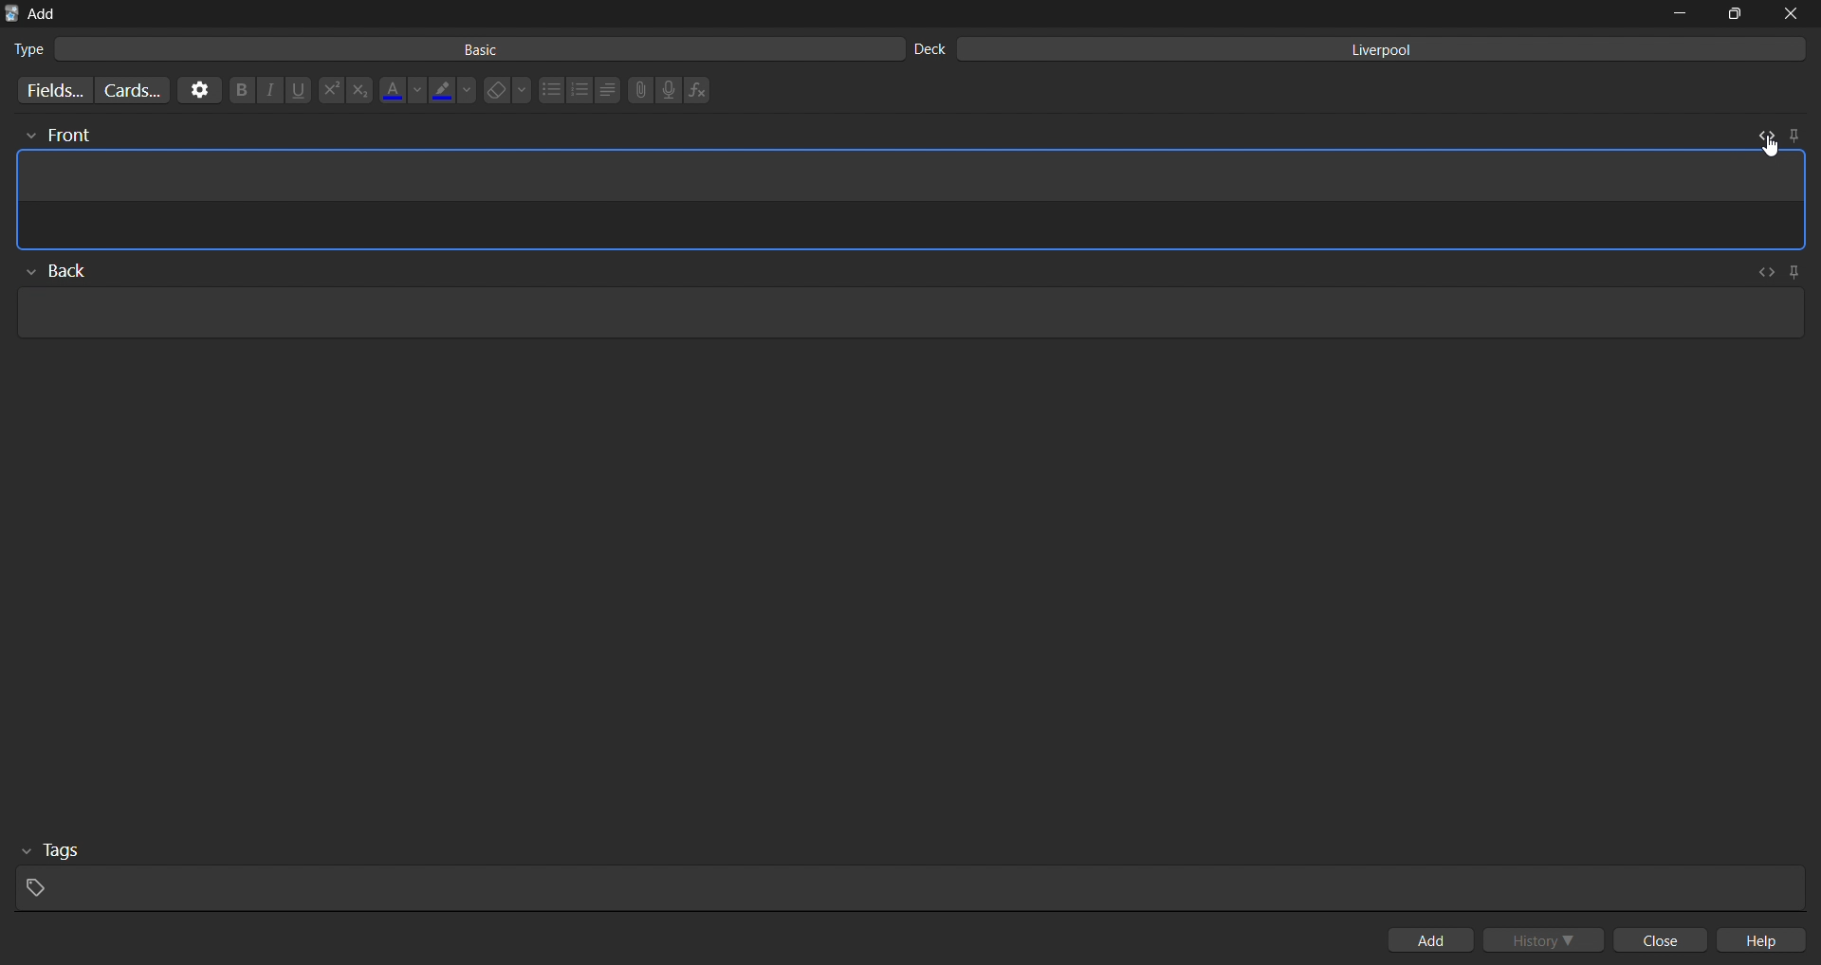 The height and width of the screenshot is (965, 1821). What do you see at coordinates (50, 90) in the screenshot?
I see `customize fields` at bounding box center [50, 90].